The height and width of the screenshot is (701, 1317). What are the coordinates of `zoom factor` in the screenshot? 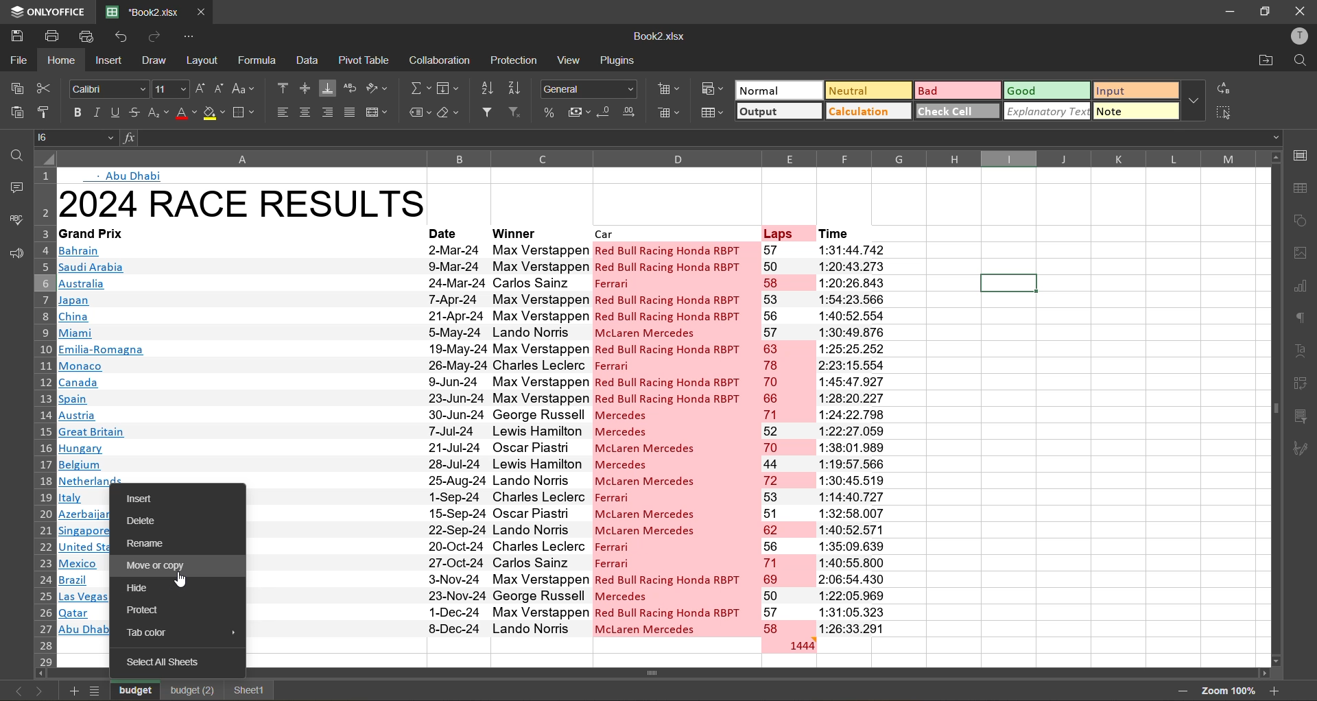 It's located at (1227, 690).